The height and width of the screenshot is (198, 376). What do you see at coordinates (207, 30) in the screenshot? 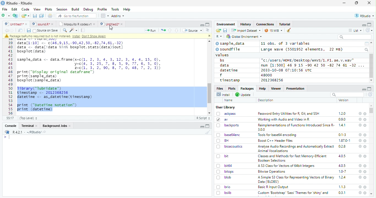
I see `Show document outline` at bounding box center [207, 30].